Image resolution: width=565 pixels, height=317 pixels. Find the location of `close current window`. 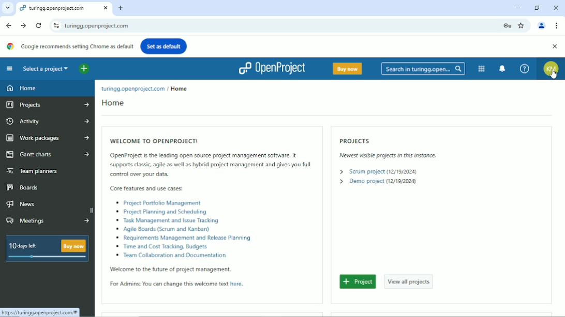

close current window is located at coordinates (106, 8).